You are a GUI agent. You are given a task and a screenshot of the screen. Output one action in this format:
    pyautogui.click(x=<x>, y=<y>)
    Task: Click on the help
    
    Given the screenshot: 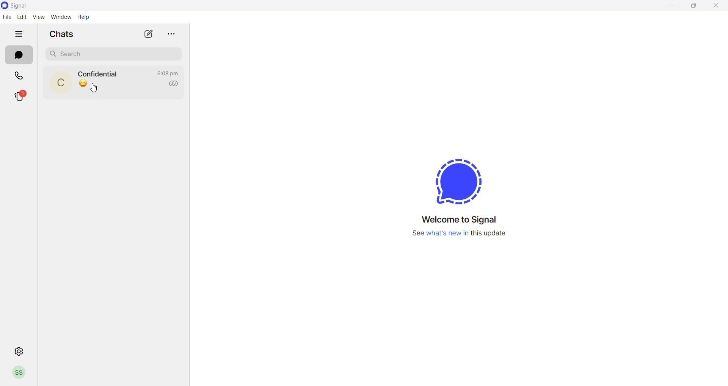 What is the action you would take?
    pyautogui.click(x=85, y=18)
    